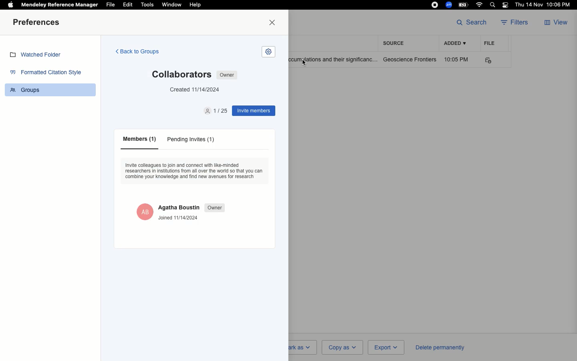 This screenshot has height=361, width=577. What do you see at coordinates (10, 4) in the screenshot?
I see `Apple logo` at bounding box center [10, 4].